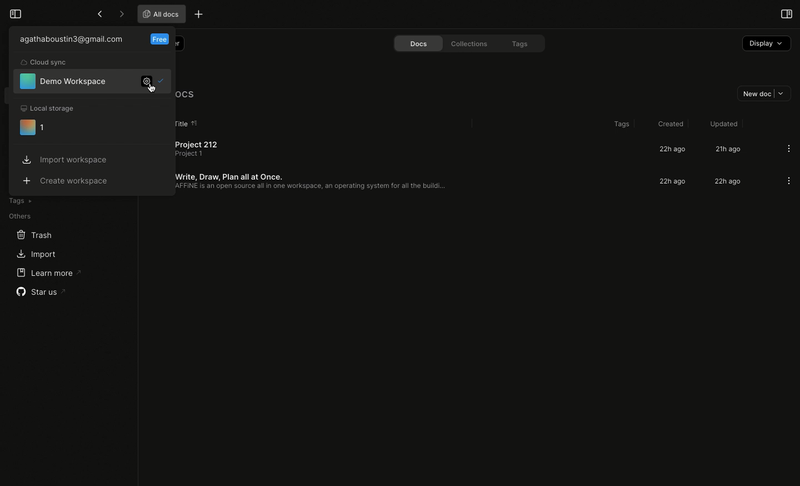 The width and height of the screenshot is (800, 486). Describe the element at coordinates (722, 124) in the screenshot. I see `Updated` at that location.